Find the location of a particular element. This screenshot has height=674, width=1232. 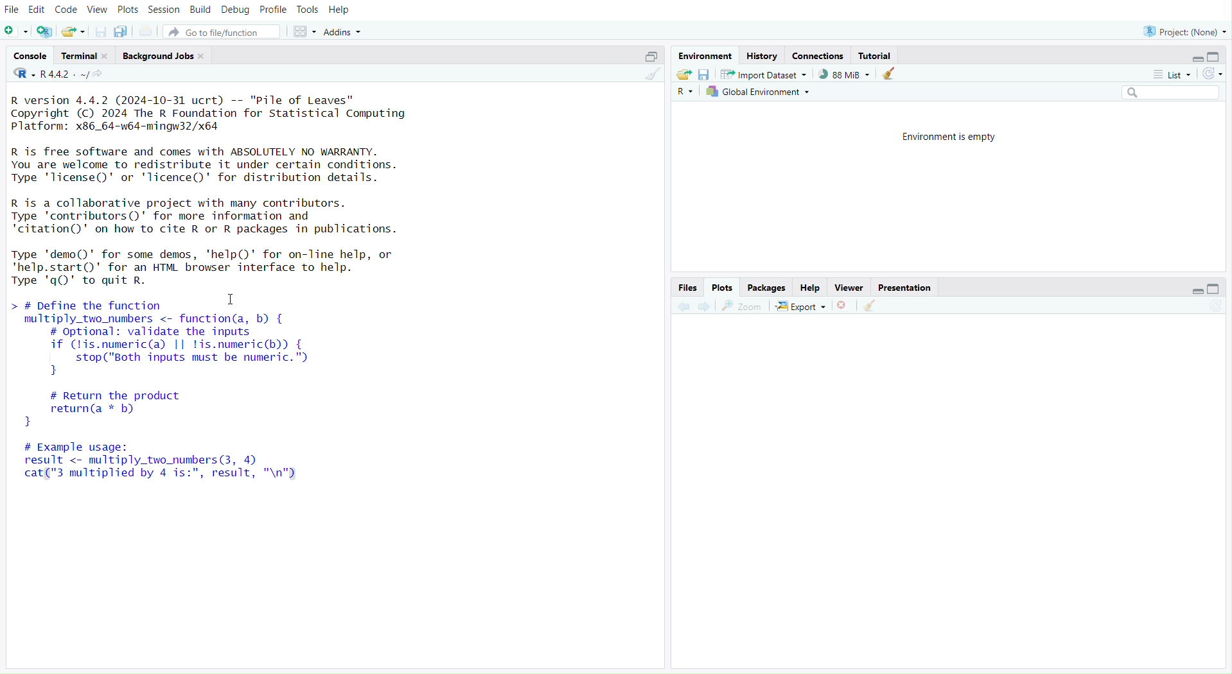

Export is located at coordinates (801, 306).